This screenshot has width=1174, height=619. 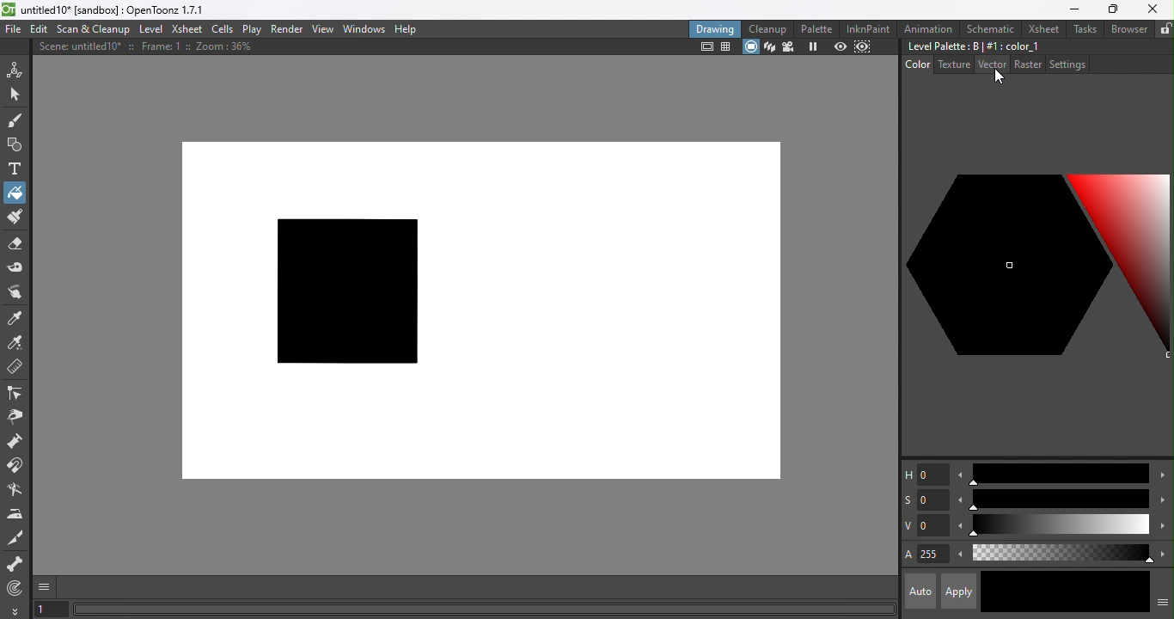 I want to click on Play, so click(x=251, y=28).